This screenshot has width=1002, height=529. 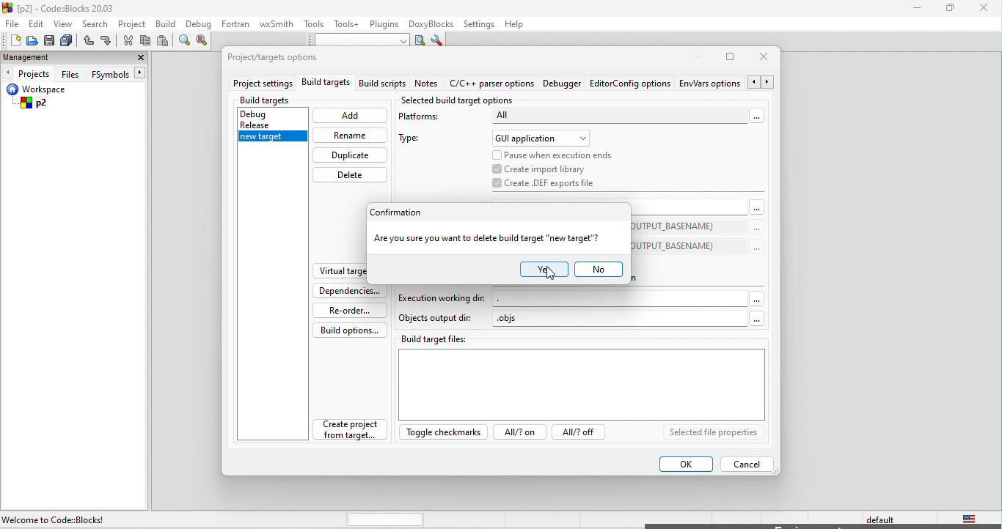 I want to click on re order, so click(x=347, y=310).